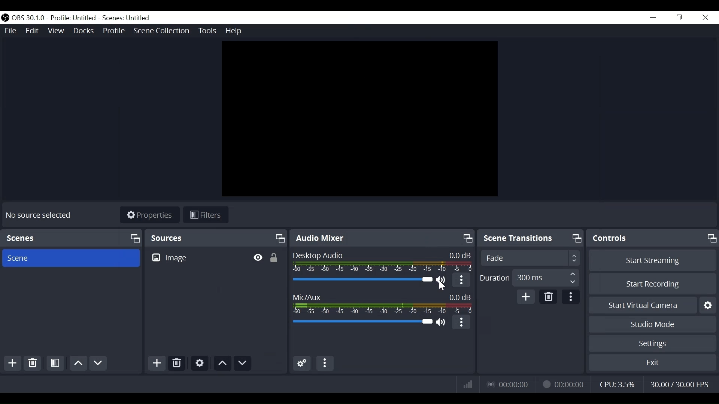  Describe the element at coordinates (359, 119) in the screenshot. I see `Preview` at that location.